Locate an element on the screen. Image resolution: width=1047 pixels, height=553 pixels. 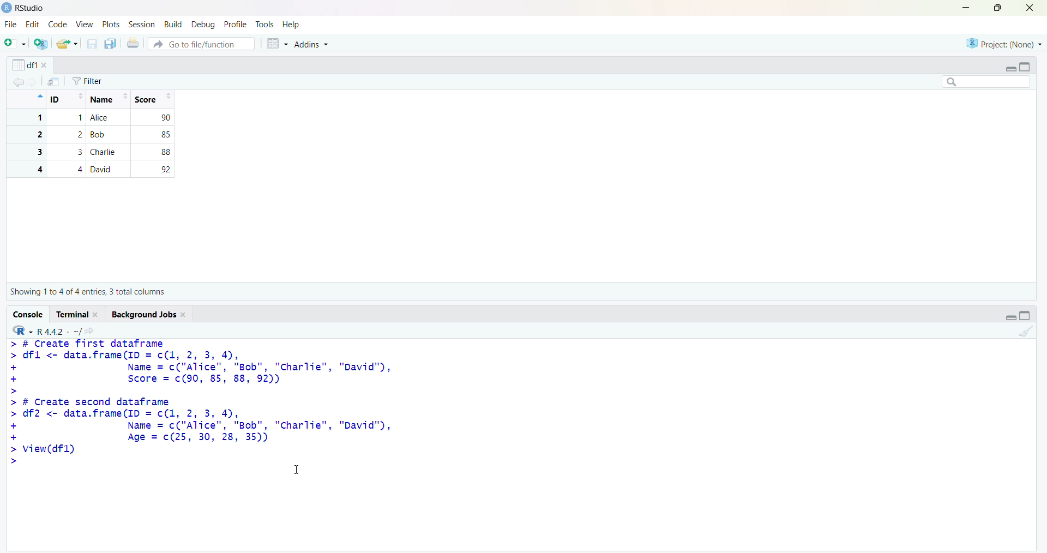
build is located at coordinates (174, 25).